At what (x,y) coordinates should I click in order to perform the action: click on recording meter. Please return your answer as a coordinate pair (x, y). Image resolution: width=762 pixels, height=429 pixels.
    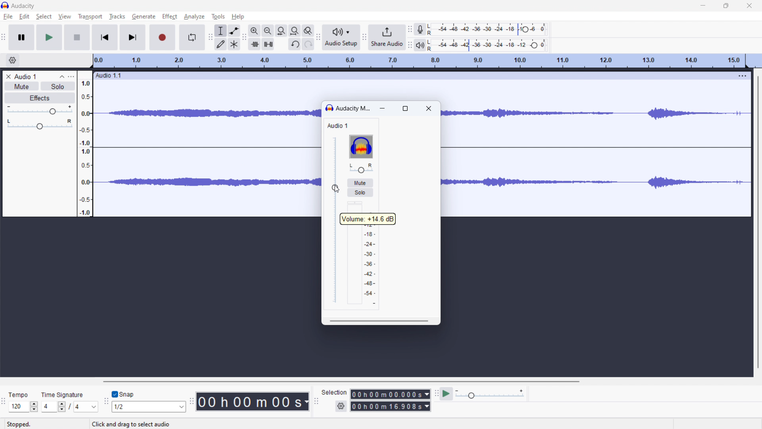
    Looking at the image, I should click on (420, 30).